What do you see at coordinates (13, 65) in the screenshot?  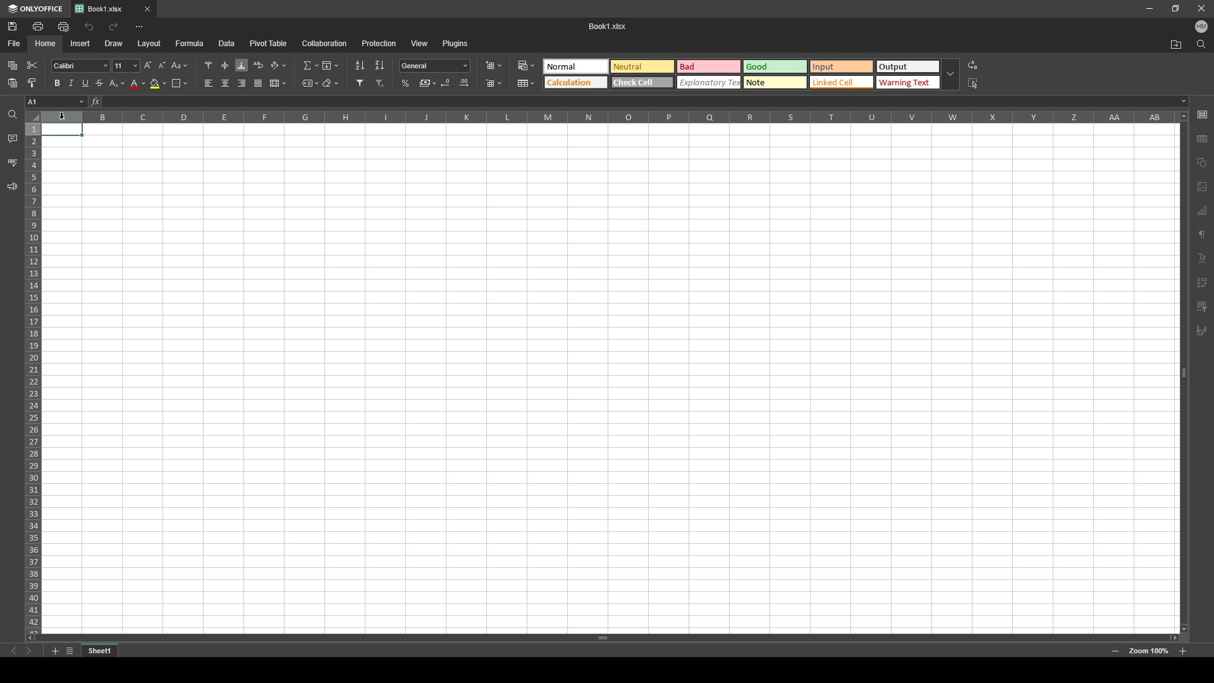 I see `copy` at bounding box center [13, 65].